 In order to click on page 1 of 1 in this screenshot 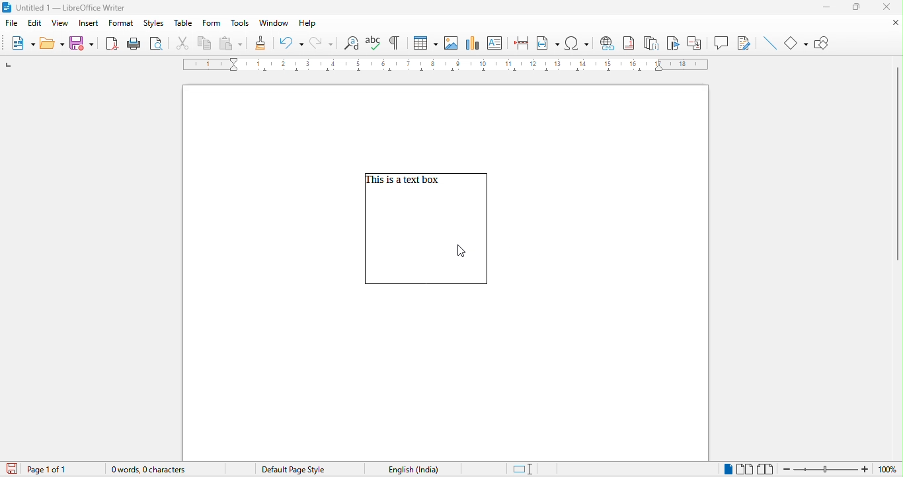, I will do `click(54, 469)`.